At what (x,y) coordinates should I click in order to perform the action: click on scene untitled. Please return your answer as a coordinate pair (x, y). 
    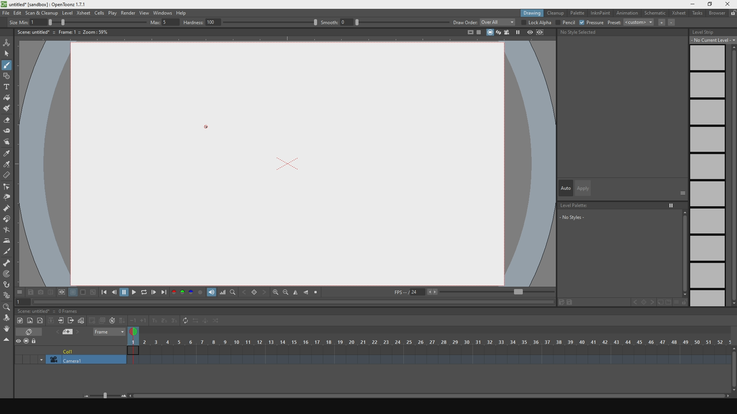
    Looking at the image, I should click on (35, 310).